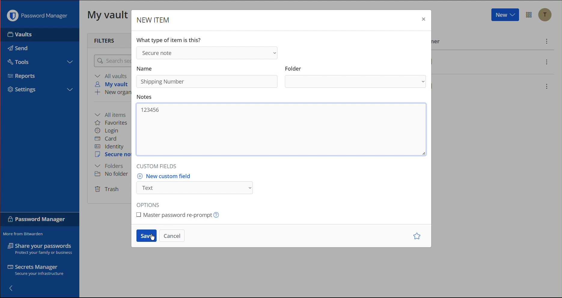 Image resolution: width=562 pixels, height=298 pixels. I want to click on Folder, so click(355, 76).